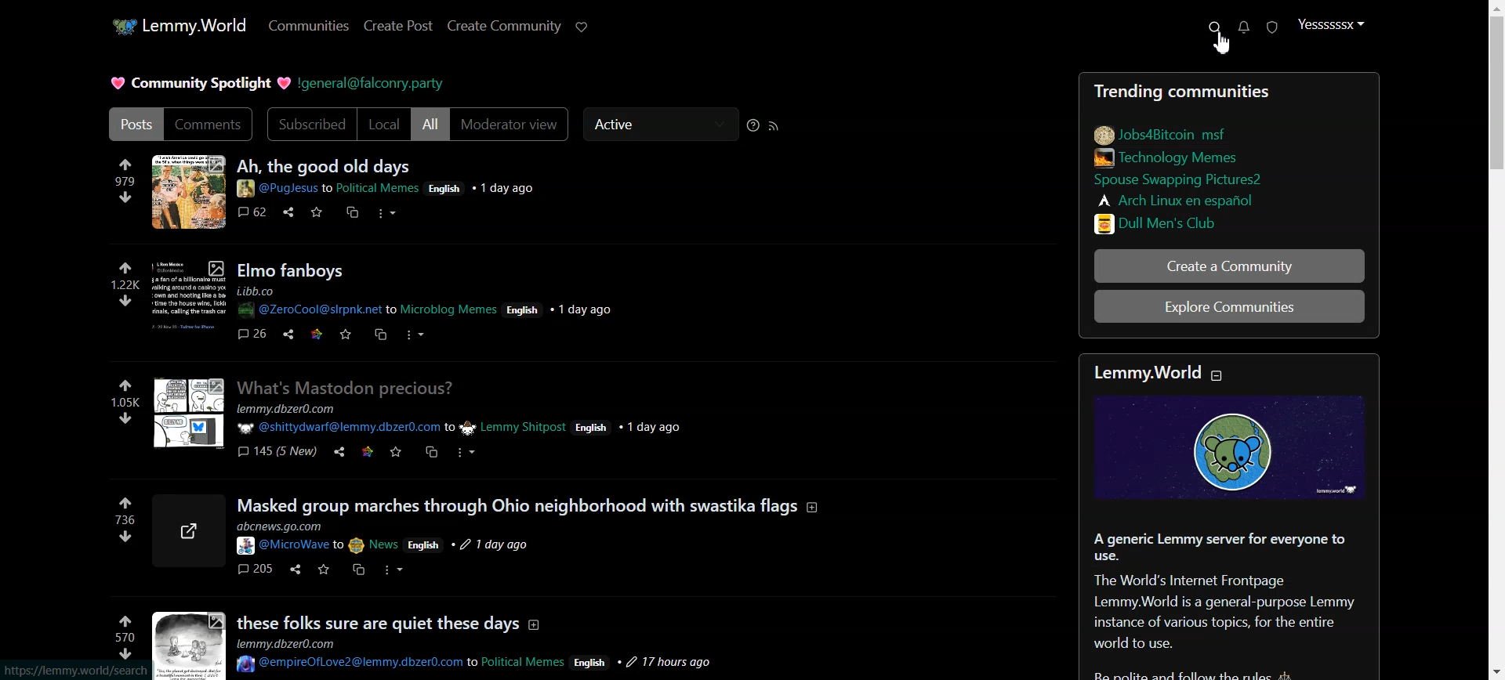 This screenshot has height=680, width=1505. Describe the element at coordinates (1185, 160) in the screenshot. I see `link` at that location.